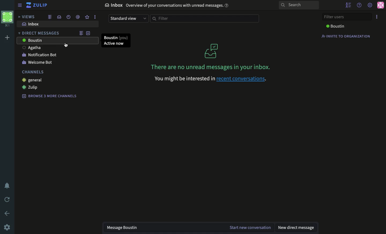  What do you see at coordinates (359, 5) in the screenshot?
I see `help` at bounding box center [359, 5].